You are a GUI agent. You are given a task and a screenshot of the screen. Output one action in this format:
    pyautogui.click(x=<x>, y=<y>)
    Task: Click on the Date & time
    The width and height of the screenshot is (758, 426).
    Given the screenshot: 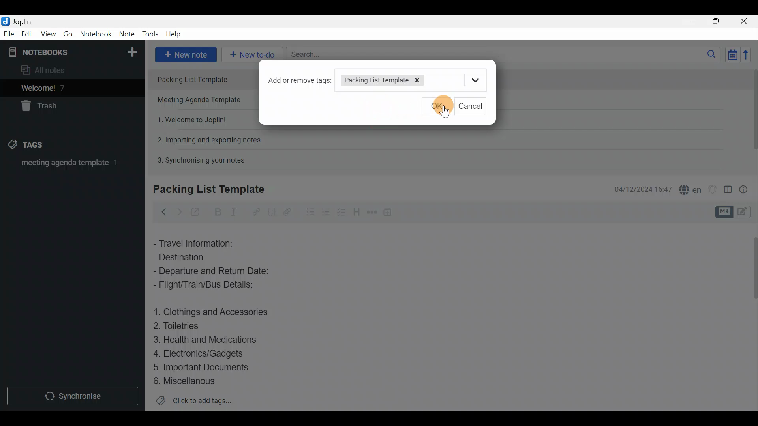 What is the action you would take?
    pyautogui.click(x=643, y=189)
    